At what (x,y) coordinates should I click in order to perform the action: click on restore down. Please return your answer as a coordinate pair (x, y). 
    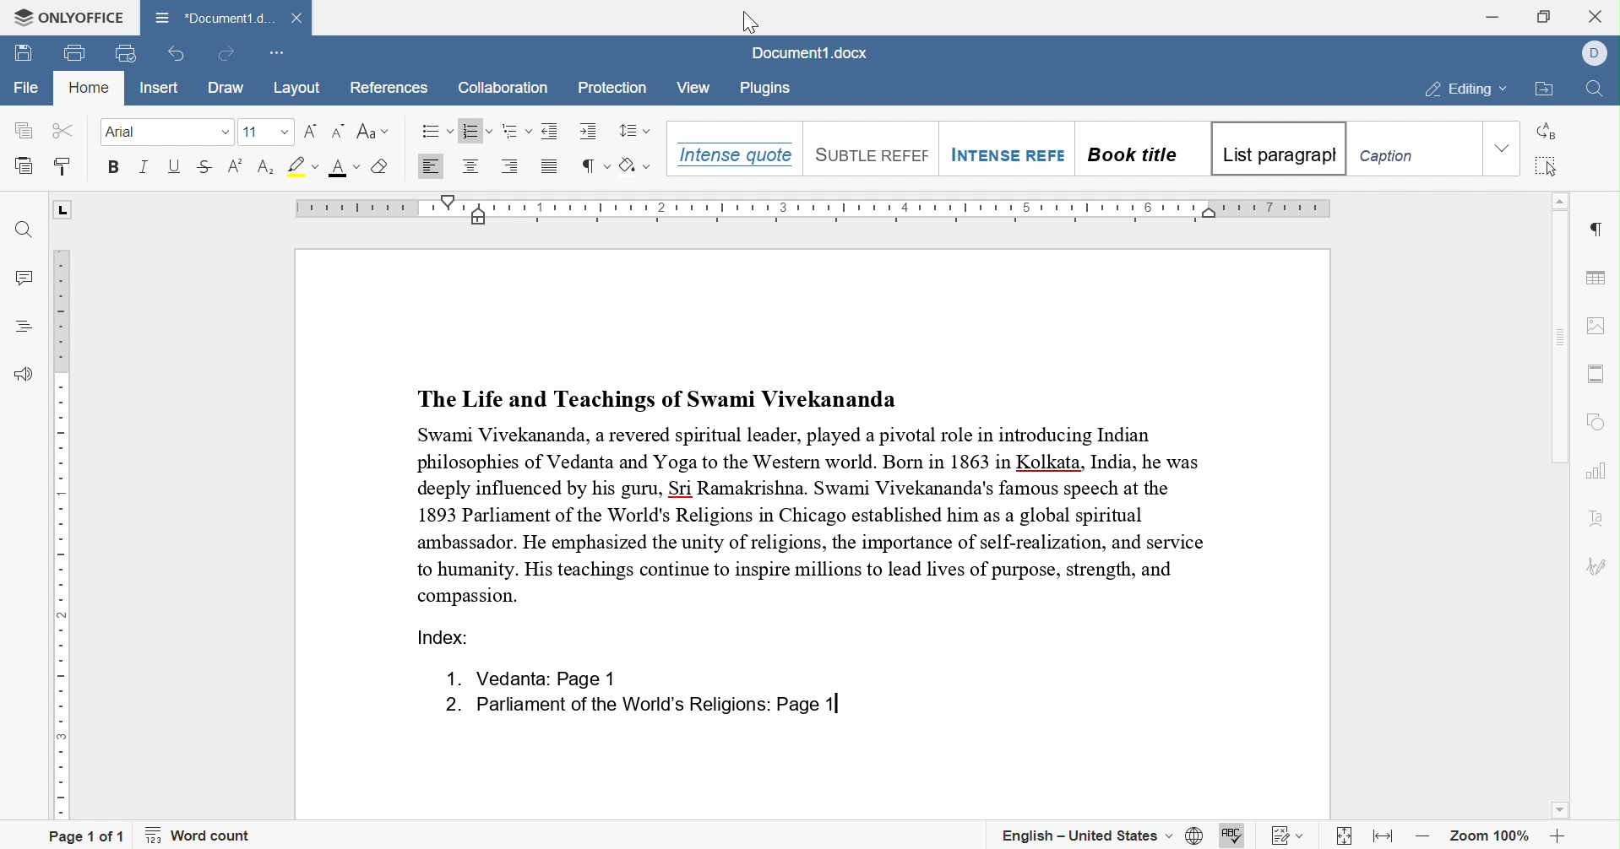
    Looking at the image, I should click on (1546, 14).